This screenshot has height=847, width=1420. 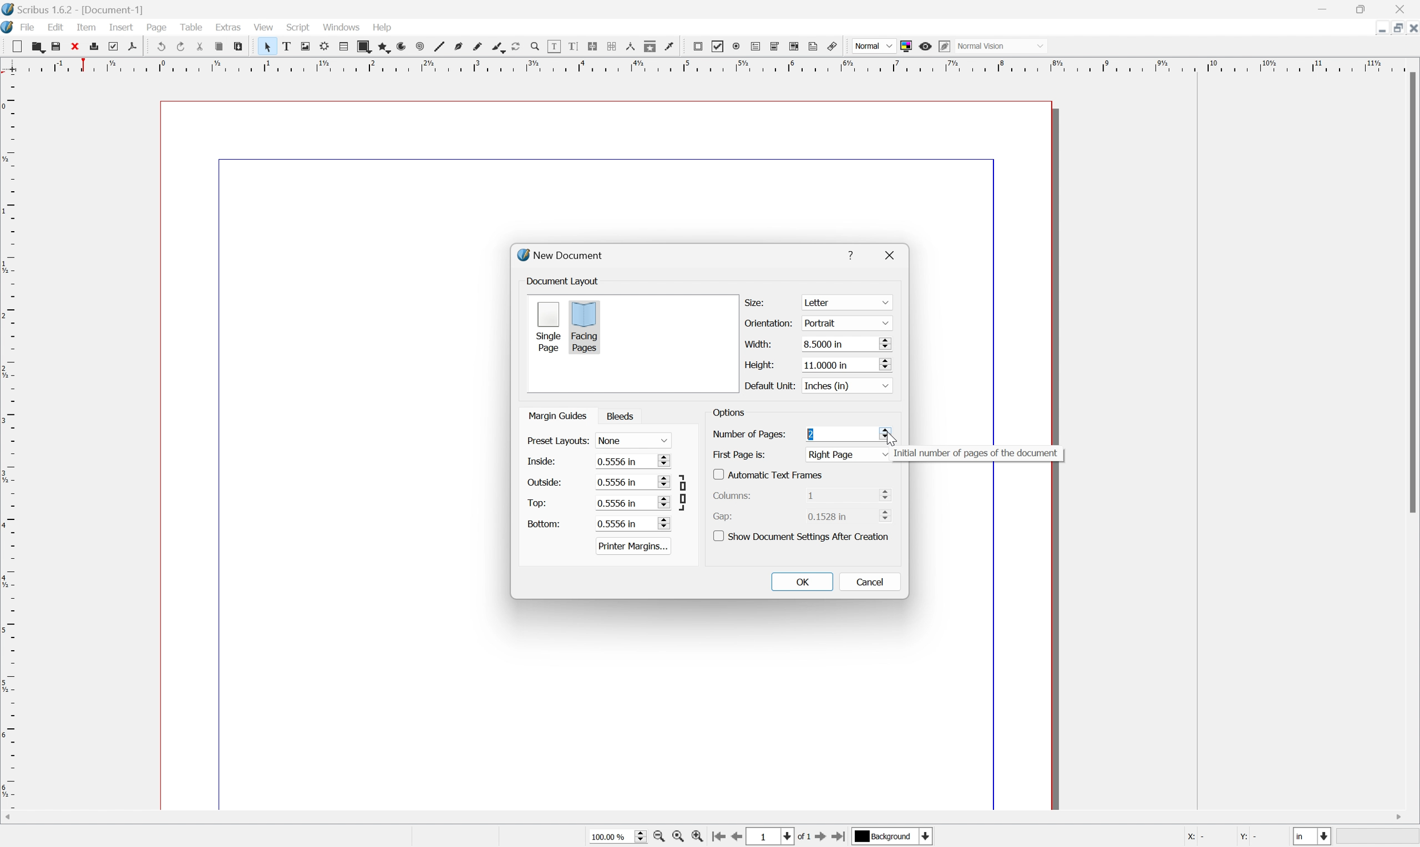 What do you see at coordinates (927, 45) in the screenshot?
I see `Preview mode` at bounding box center [927, 45].